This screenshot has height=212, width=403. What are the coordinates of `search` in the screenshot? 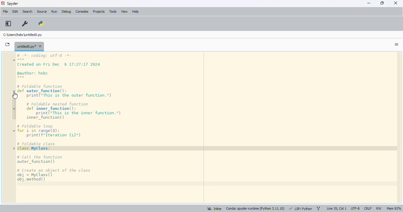 It's located at (27, 11).